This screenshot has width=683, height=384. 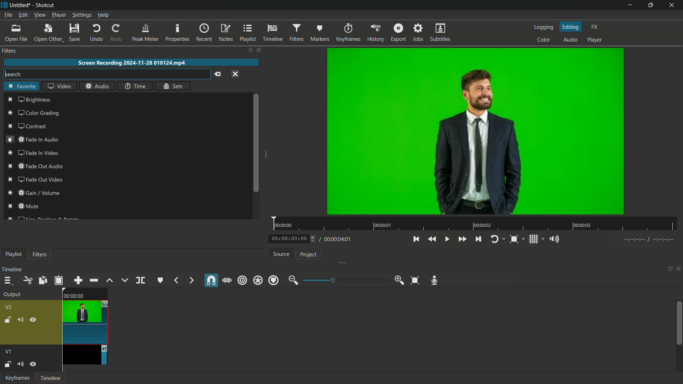 I want to click on time, so click(x=136, y=86).